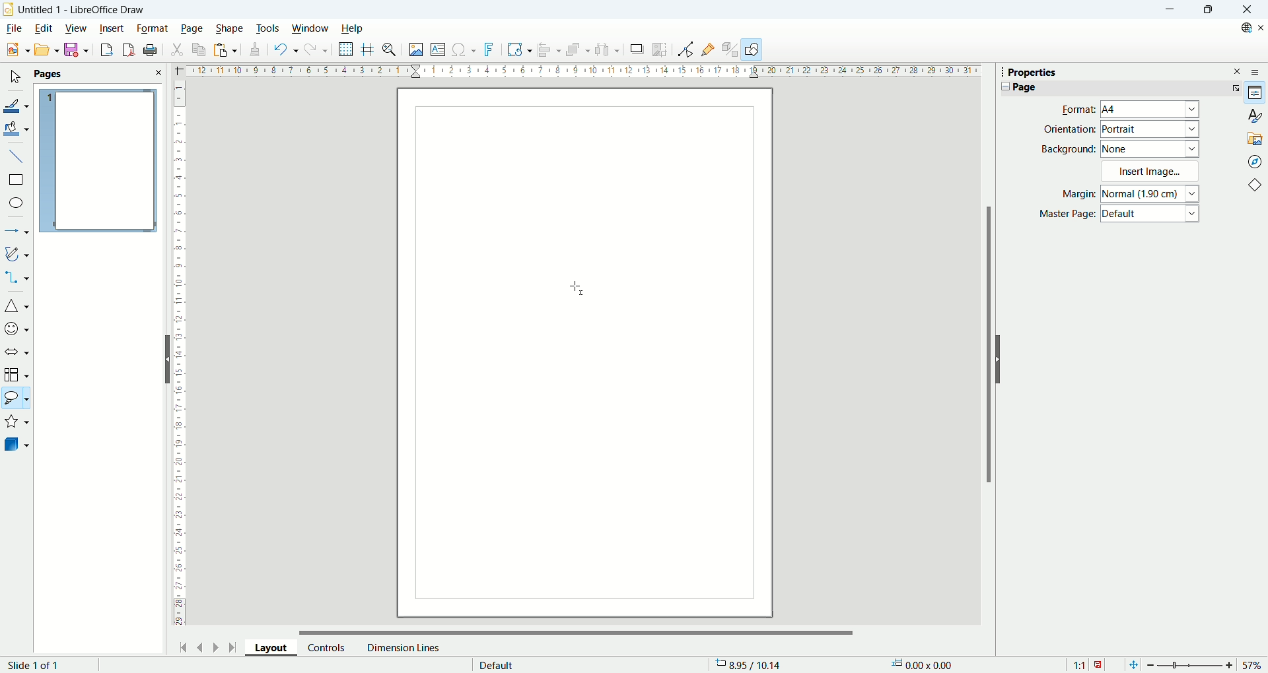 This screenshot has width=1268, height=673. What do you see at coordinates (17, 307) in the screenshot?
I see `basic shapes` at bounding box center [17, 307].